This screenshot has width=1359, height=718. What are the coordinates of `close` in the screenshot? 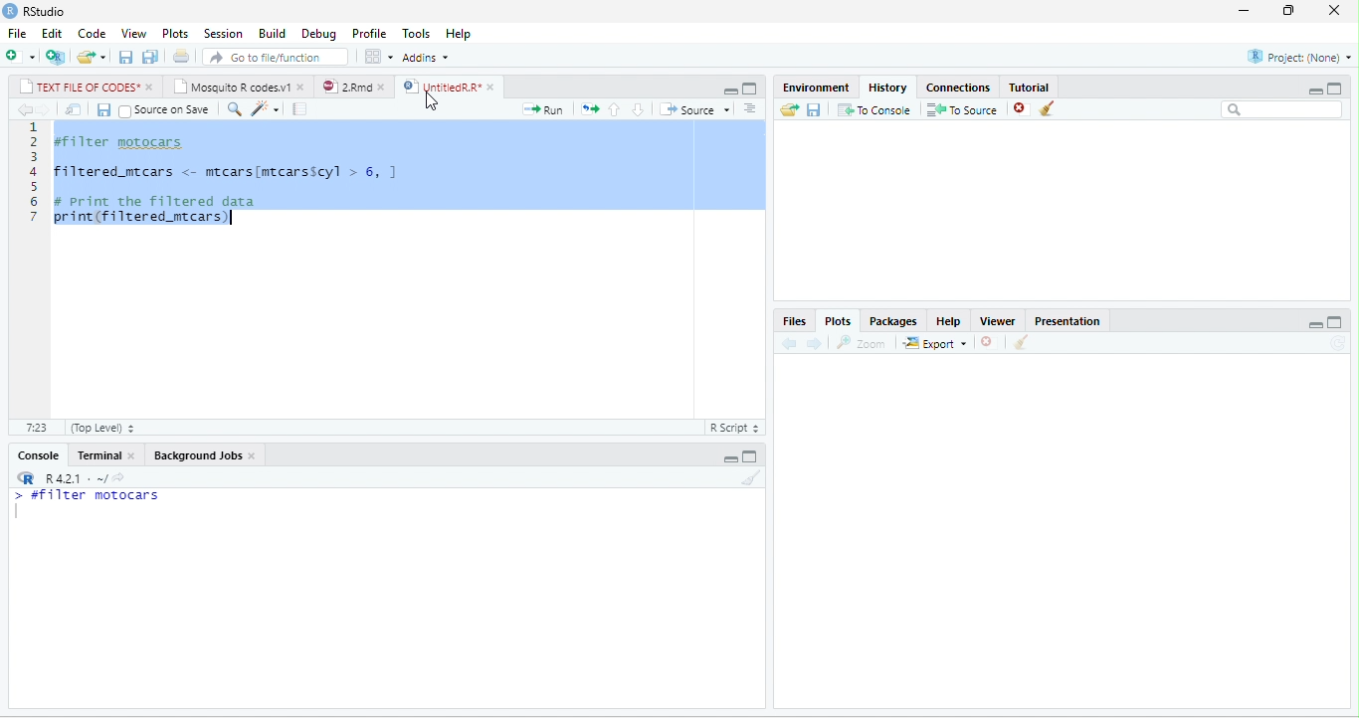 It's located at (493, 88).